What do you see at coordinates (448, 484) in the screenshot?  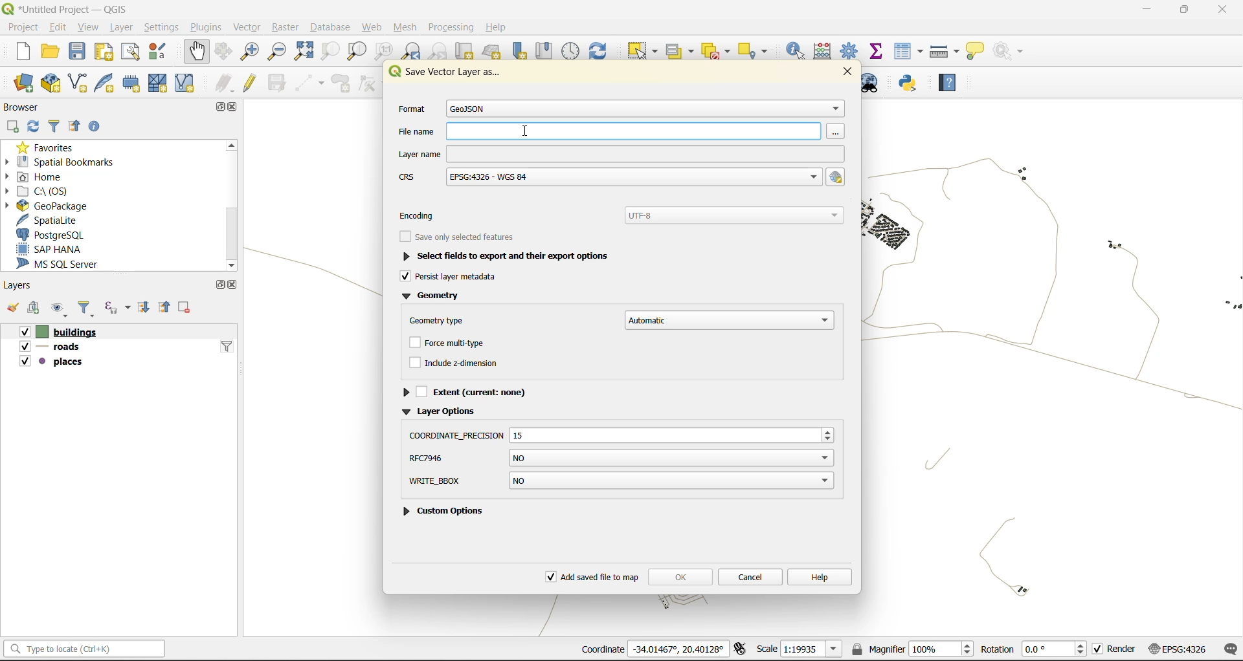 I see `custom options` at bounding box center [448, 484].